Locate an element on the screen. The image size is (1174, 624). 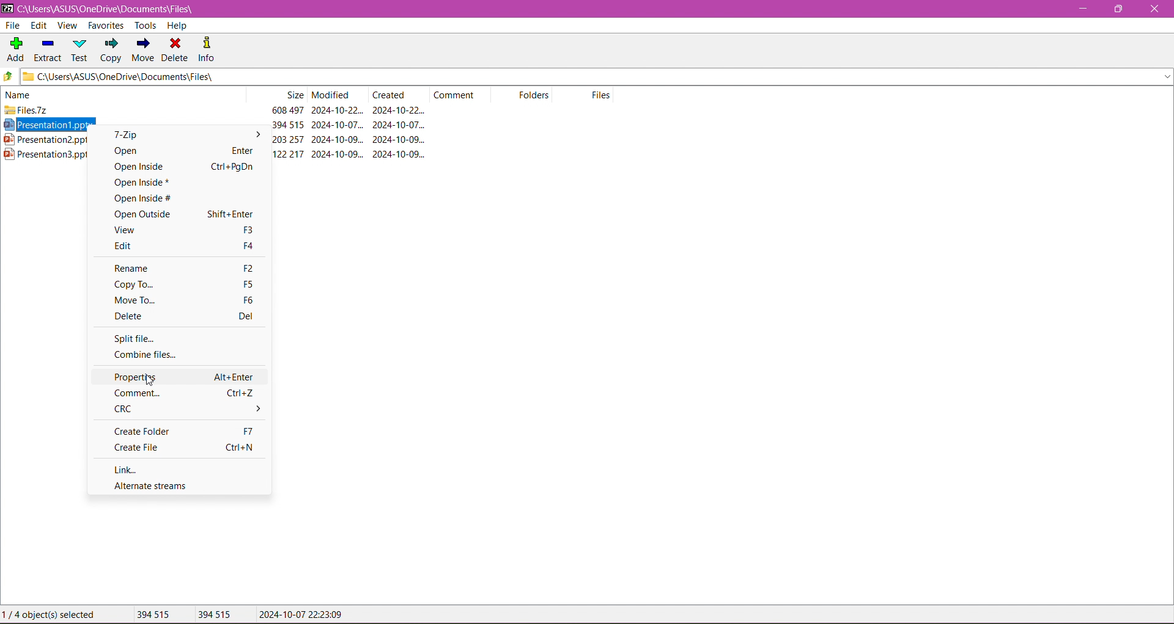
name is located at coordinates (20, 95).